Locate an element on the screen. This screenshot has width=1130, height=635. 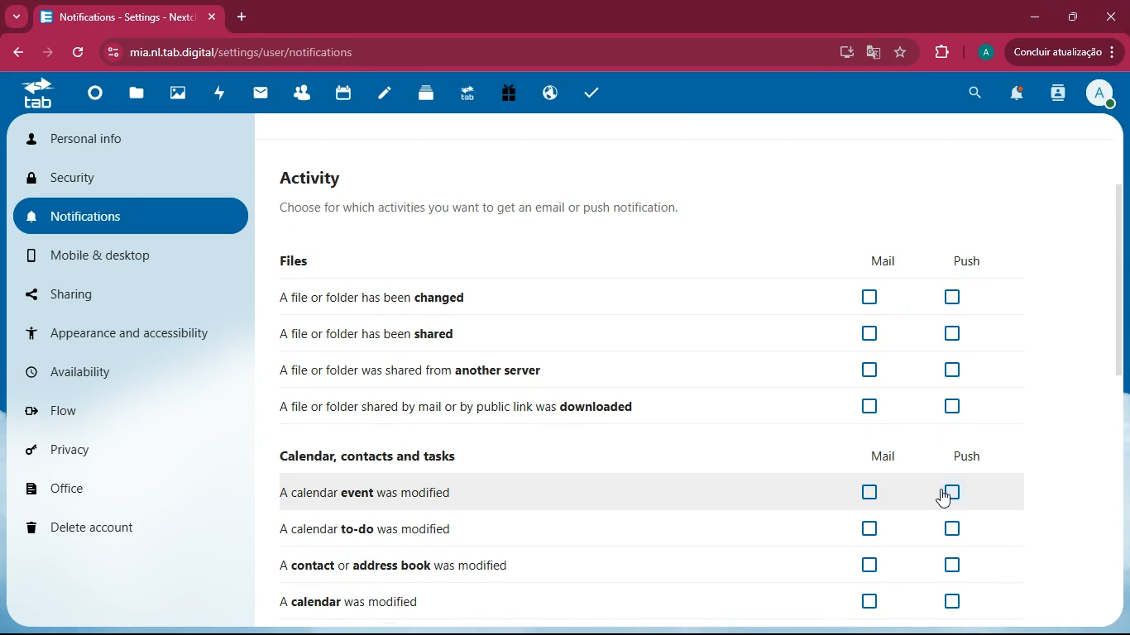
home is located at coordinates (92, 101).